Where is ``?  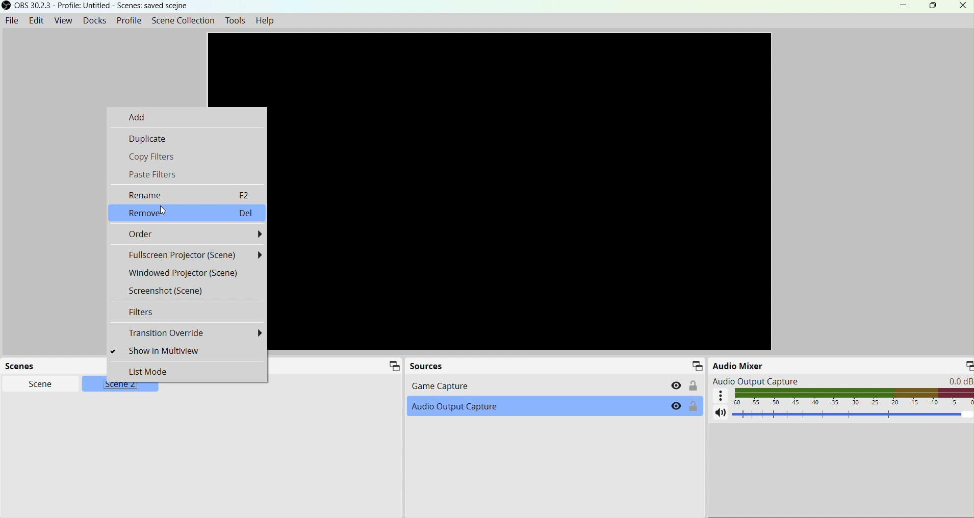  is located at coordinates (722, 397).